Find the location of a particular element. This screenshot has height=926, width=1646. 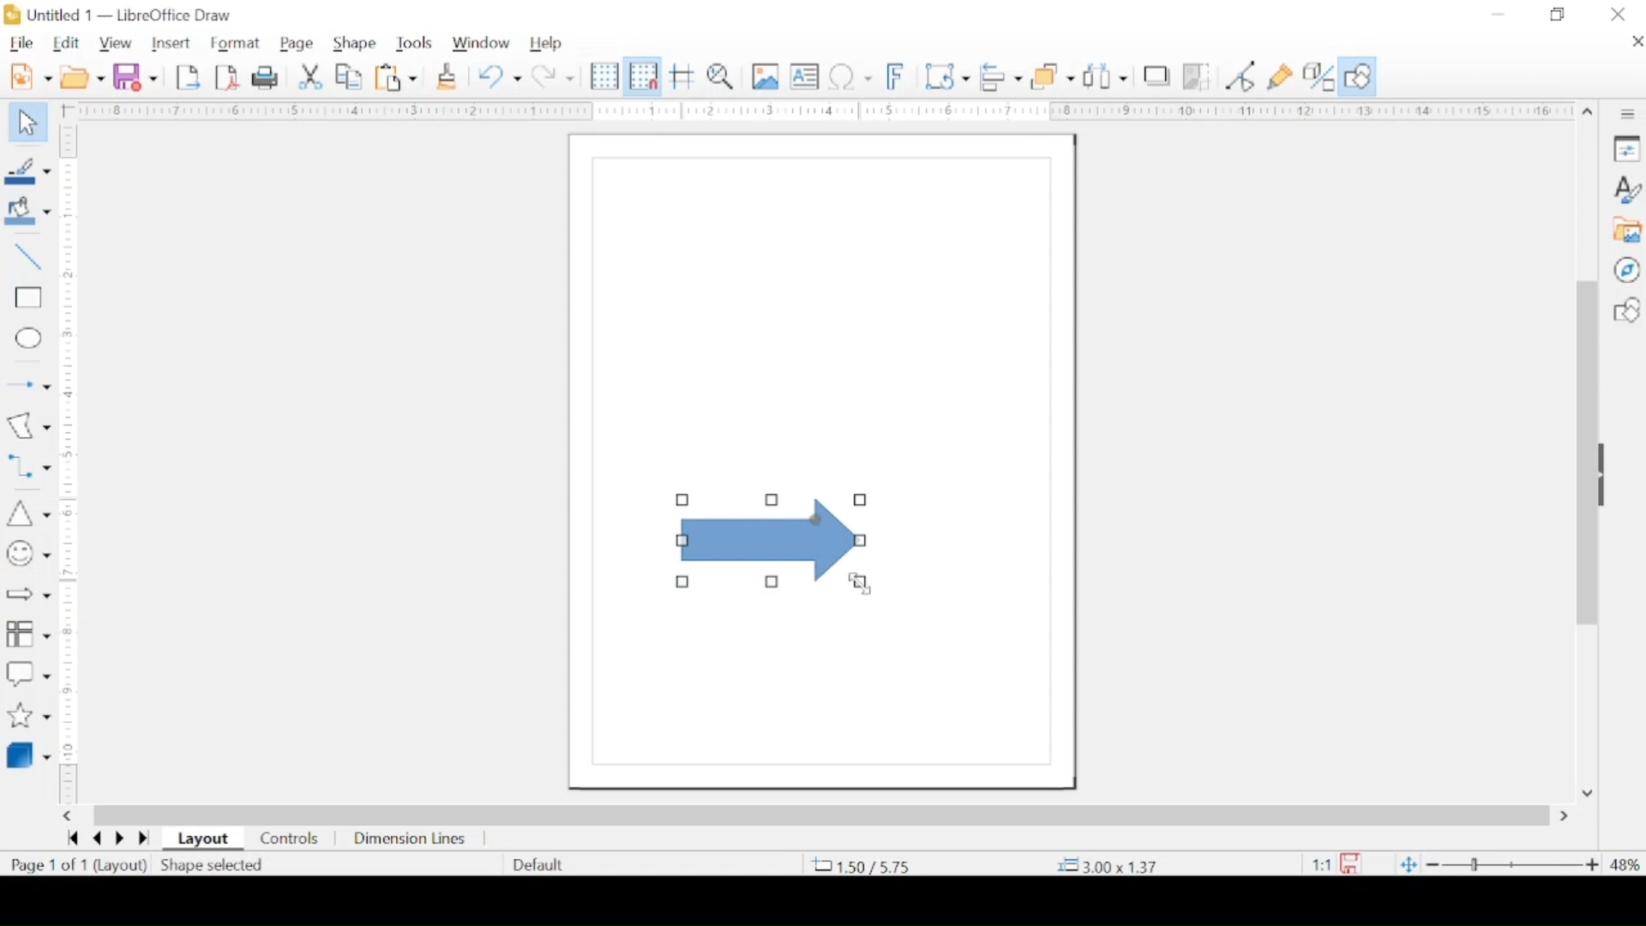

insert textbox is located at coordinates (804, 76).